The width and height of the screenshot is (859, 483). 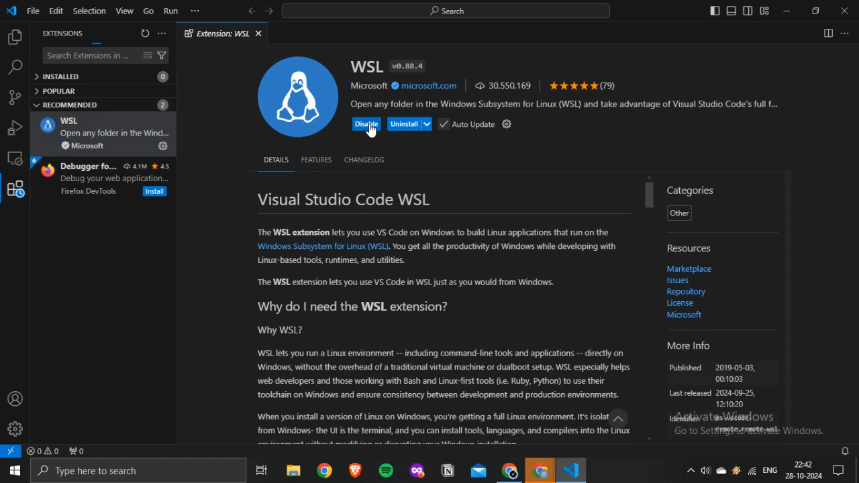 I want to click on The WSL extension lets you use VS Code on Windows to build Linux applications that run on the, so click(x=432, y=233).